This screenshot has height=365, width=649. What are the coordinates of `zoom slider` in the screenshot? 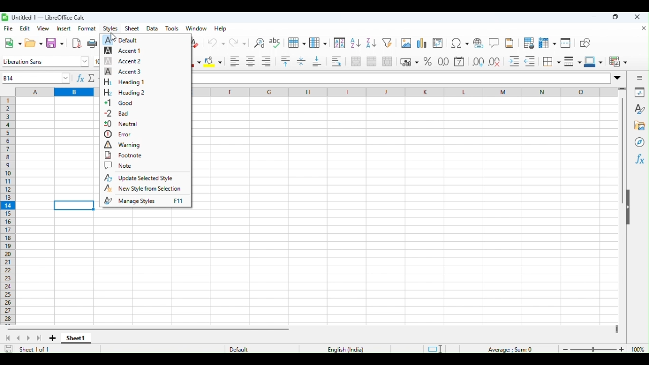 It's located at (592, 349).